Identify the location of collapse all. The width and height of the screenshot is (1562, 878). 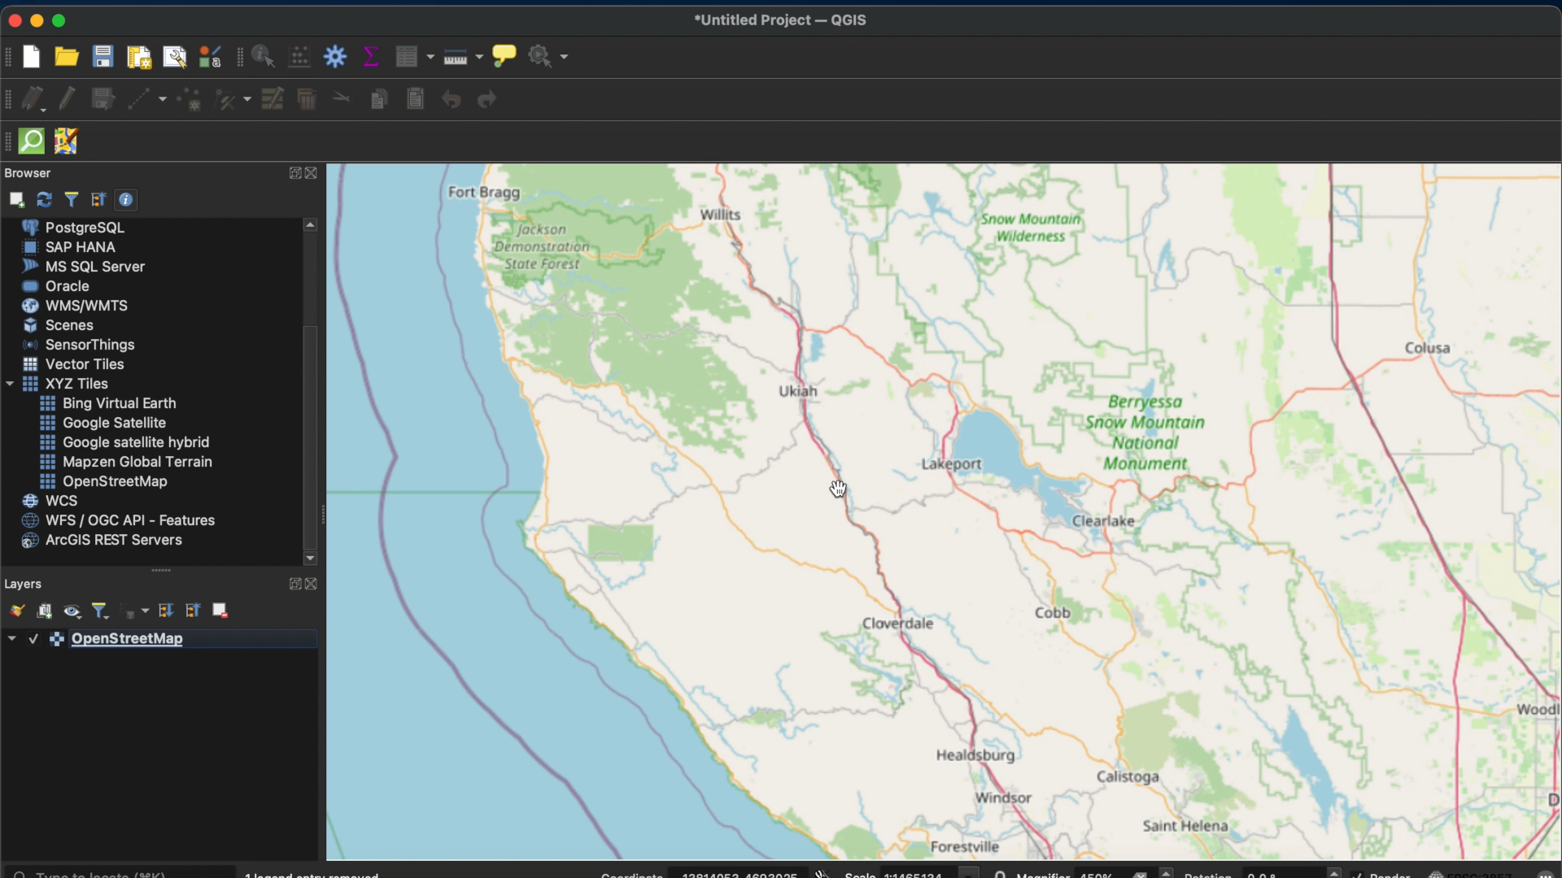
(192, 611).